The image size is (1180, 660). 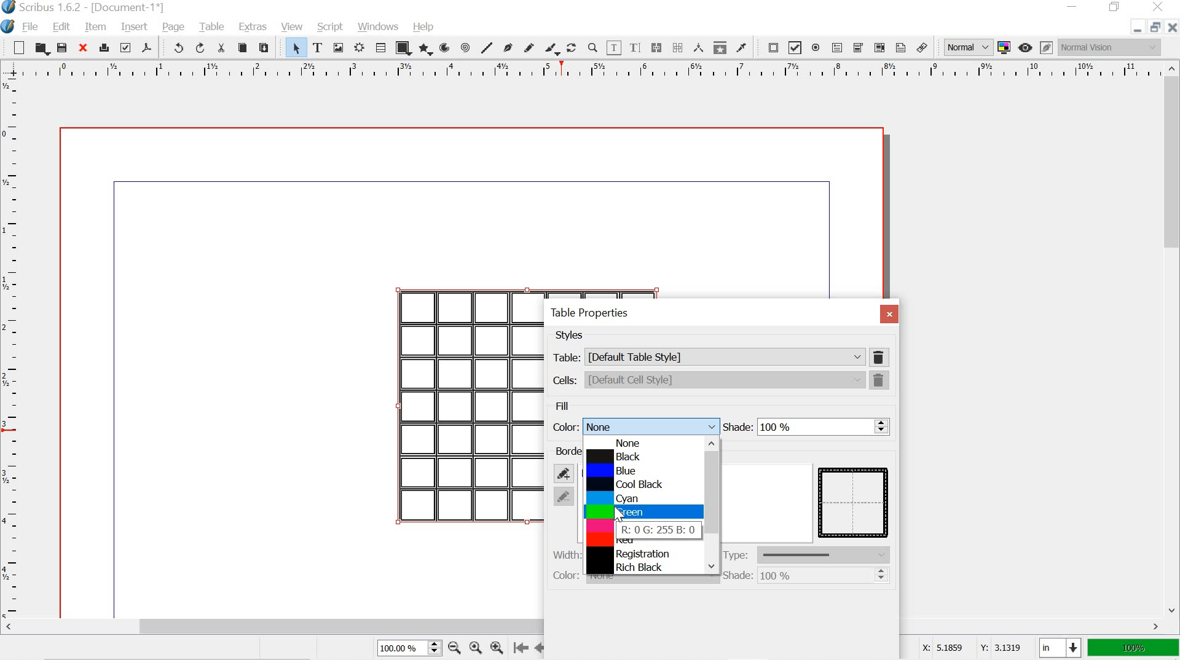 I want to click on restore down, so click(x=1153, y=26).